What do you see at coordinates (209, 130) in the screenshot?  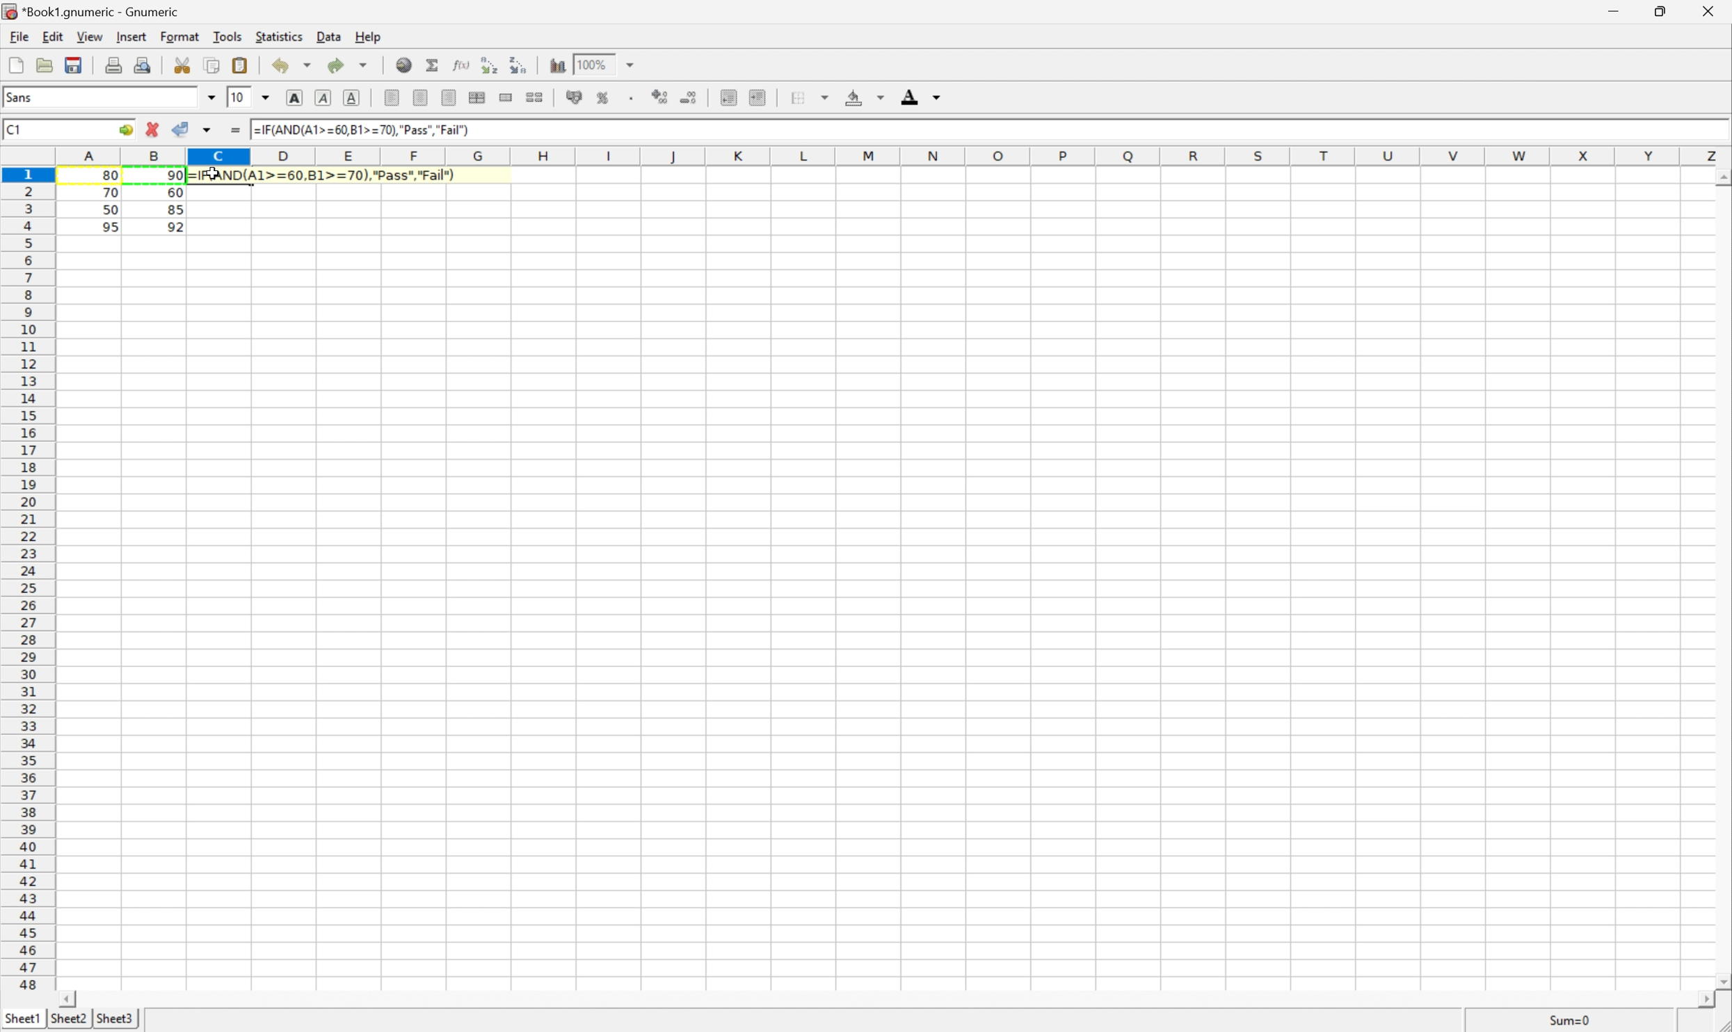 I see `Accept changes in multiple changes` at bounding box center [209, 130].